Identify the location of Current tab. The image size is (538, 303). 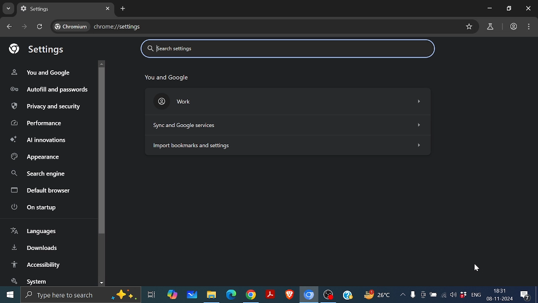
(60, 9).